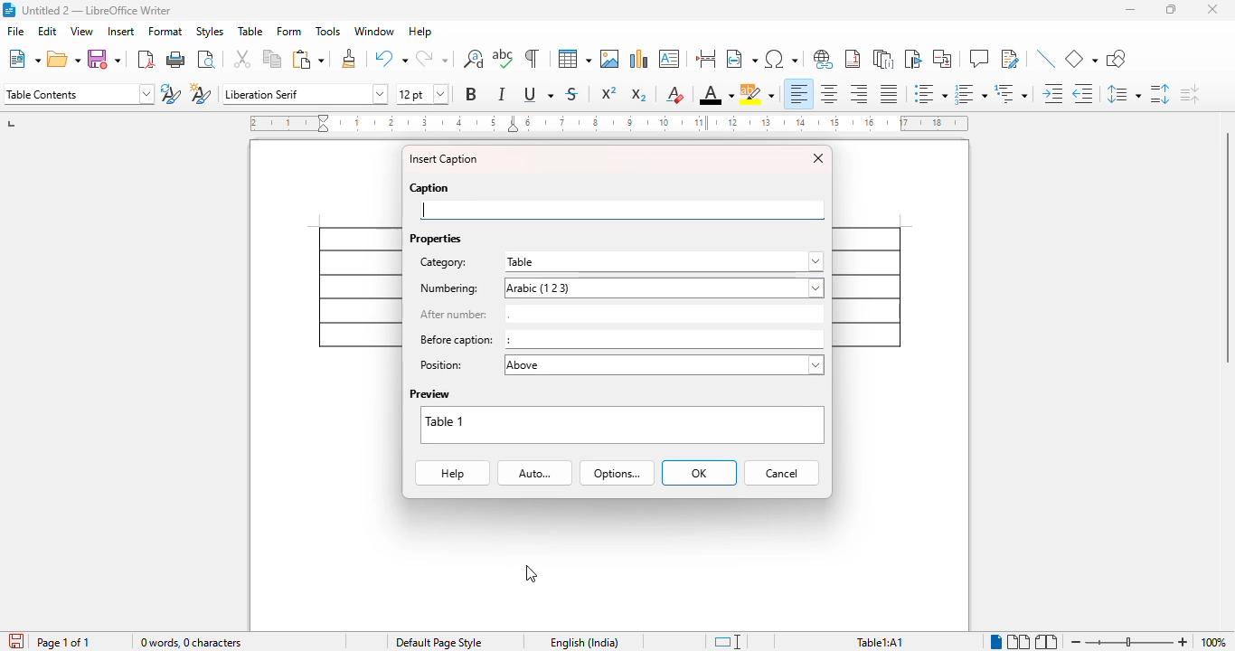 This screenshot has height=651, width=1235. What do you see at coordinates (531, 574) in the screenshot?
I see `cursor` at bounding box center [531, 574].